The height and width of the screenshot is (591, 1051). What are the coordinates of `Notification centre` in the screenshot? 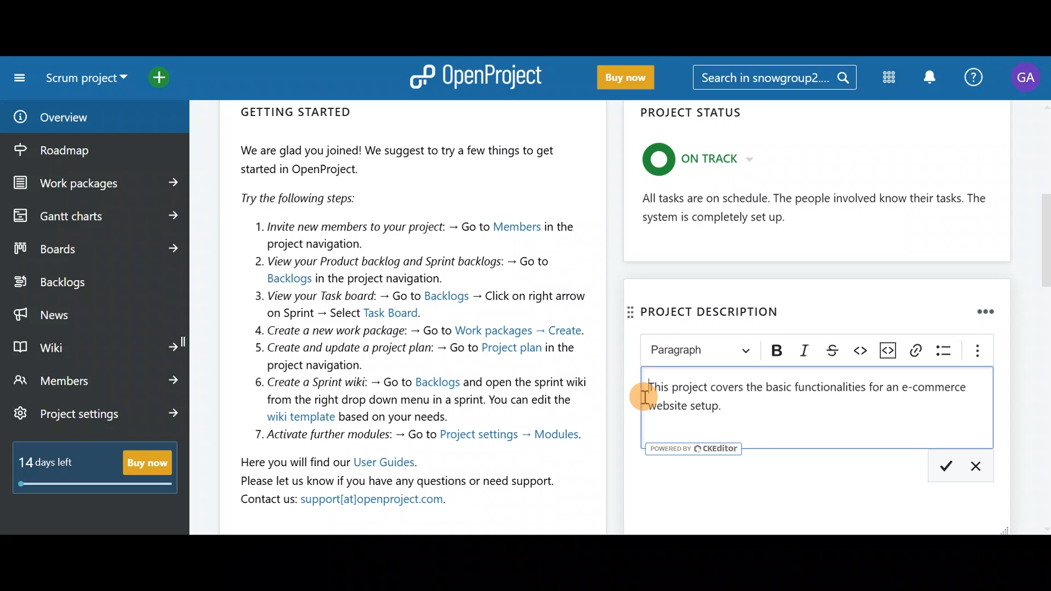 It's located at (927, 77).